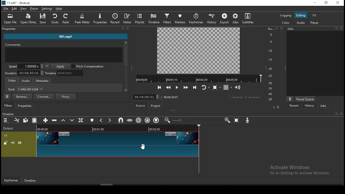 The width and height of the screenshot is (345, 194). What do you see at coordinates (336, 114) in the screenshot?
I see `bookmark` at bounding box center [336, 114].